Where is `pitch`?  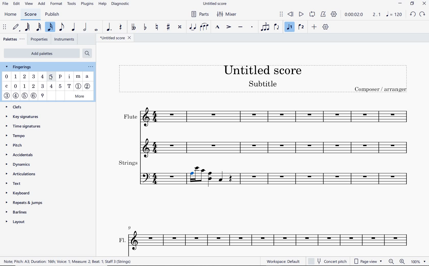 pitch is located at coordinates (19, 146).